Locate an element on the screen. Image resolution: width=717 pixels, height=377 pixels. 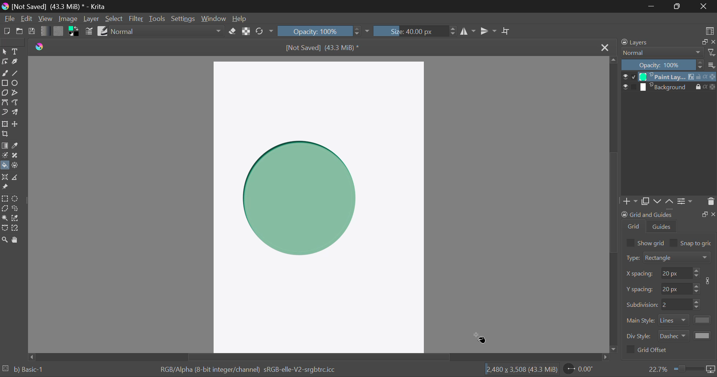
Assistant Tool is located at coordinates (5, 177).